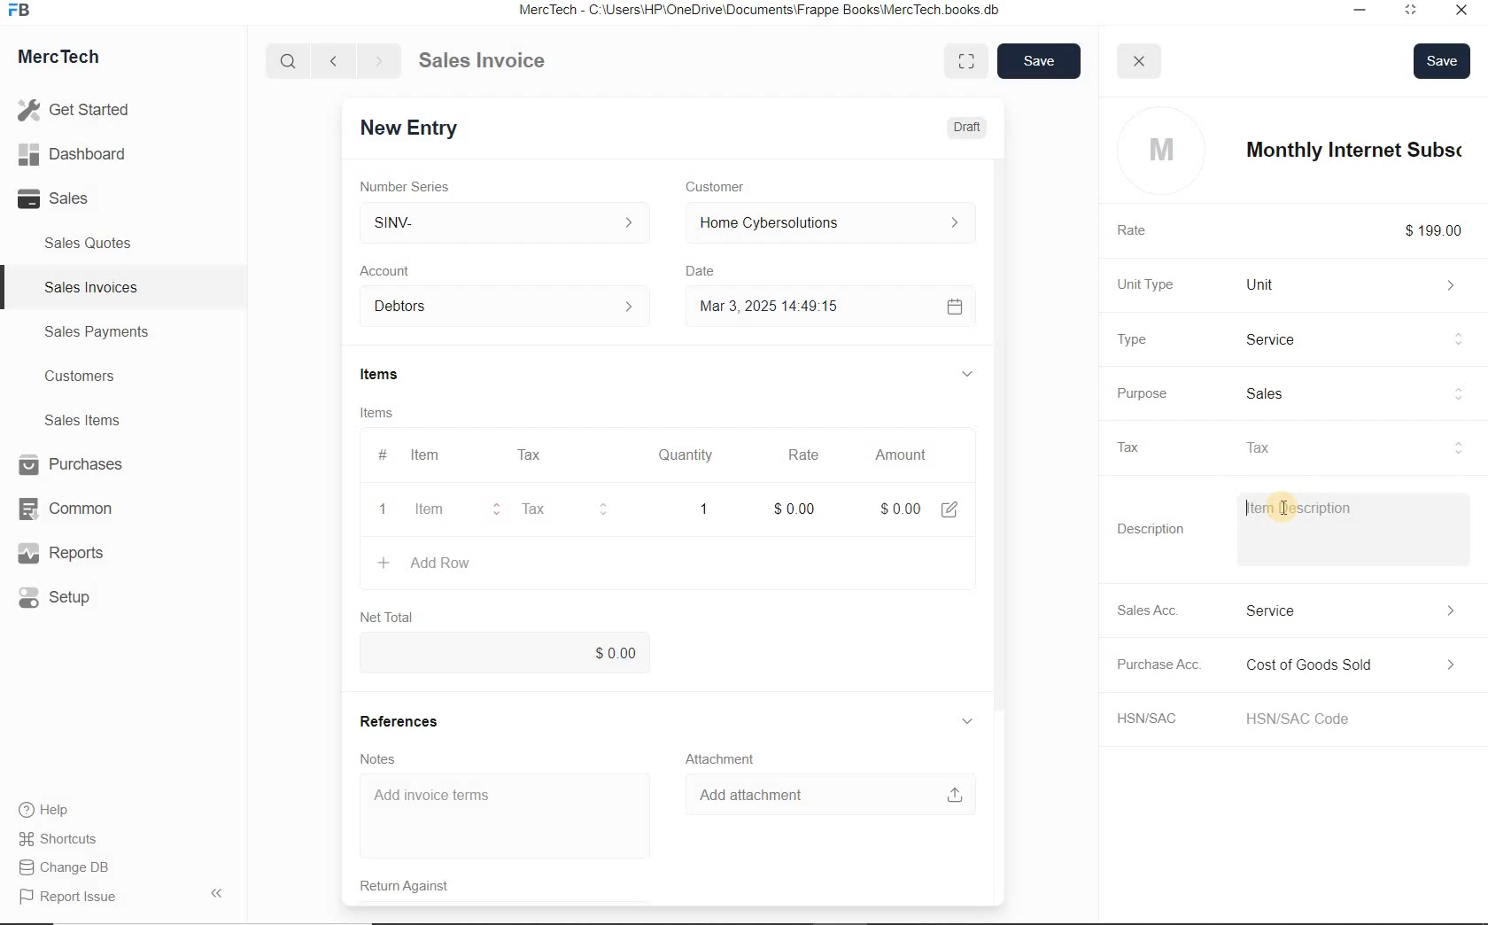 Image resolution: width=1488 pixels, height=925 pixels. What do you see at coordinates (1447, 12) in the screenshot?
I see `Close` at bounding box center [1447, 12].